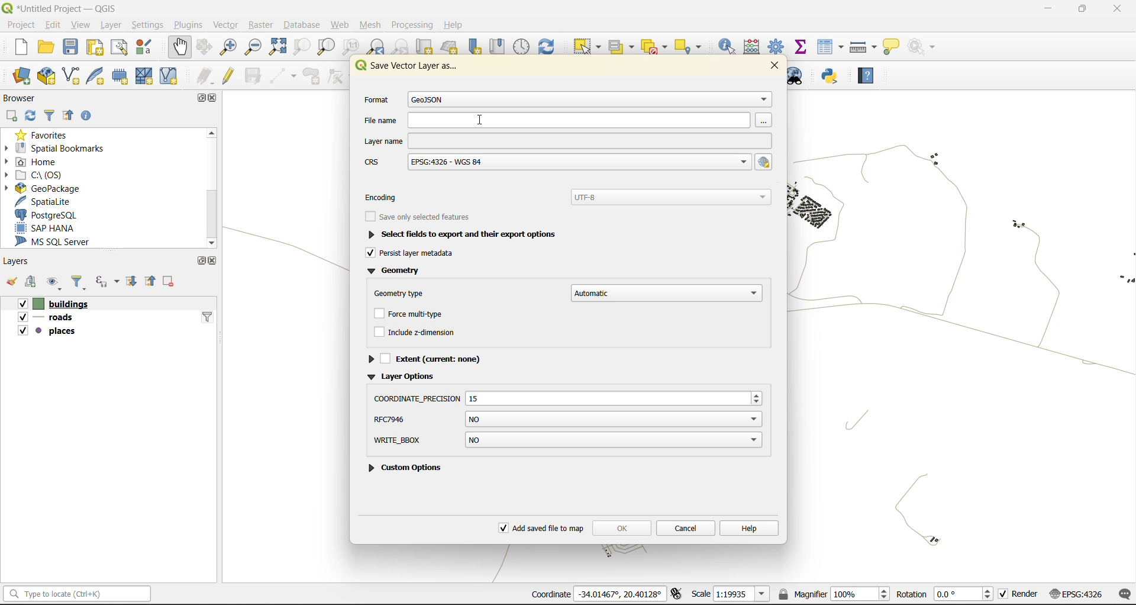  I want to click on save edits, so click(253, 75).